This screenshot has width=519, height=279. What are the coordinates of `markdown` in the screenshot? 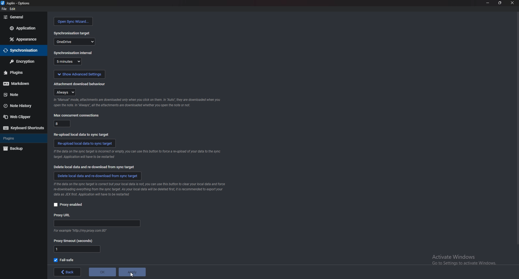 It's located at (21, 84).